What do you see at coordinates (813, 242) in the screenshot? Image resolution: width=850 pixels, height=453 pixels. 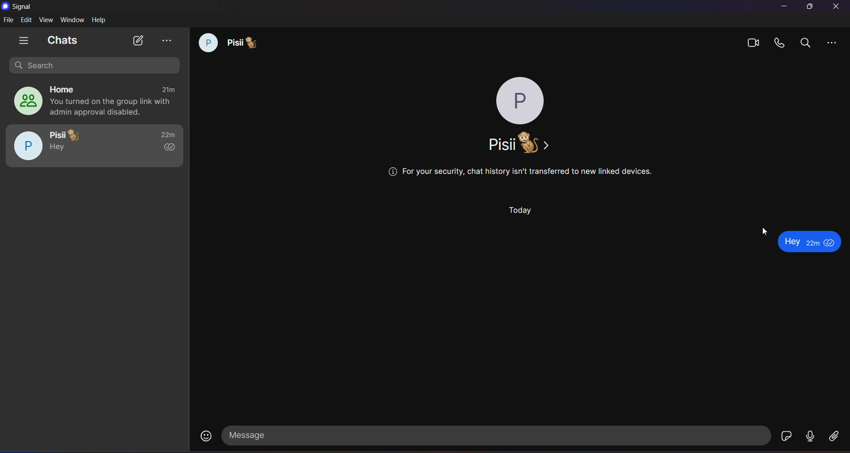 I see `emoji is removed` at bounding box center [813, 242].